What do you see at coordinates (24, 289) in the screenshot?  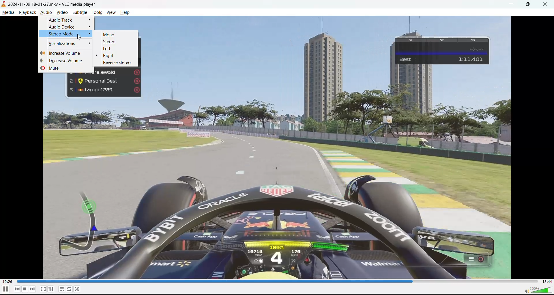 I see `stop` at bounding box center [24, 289].